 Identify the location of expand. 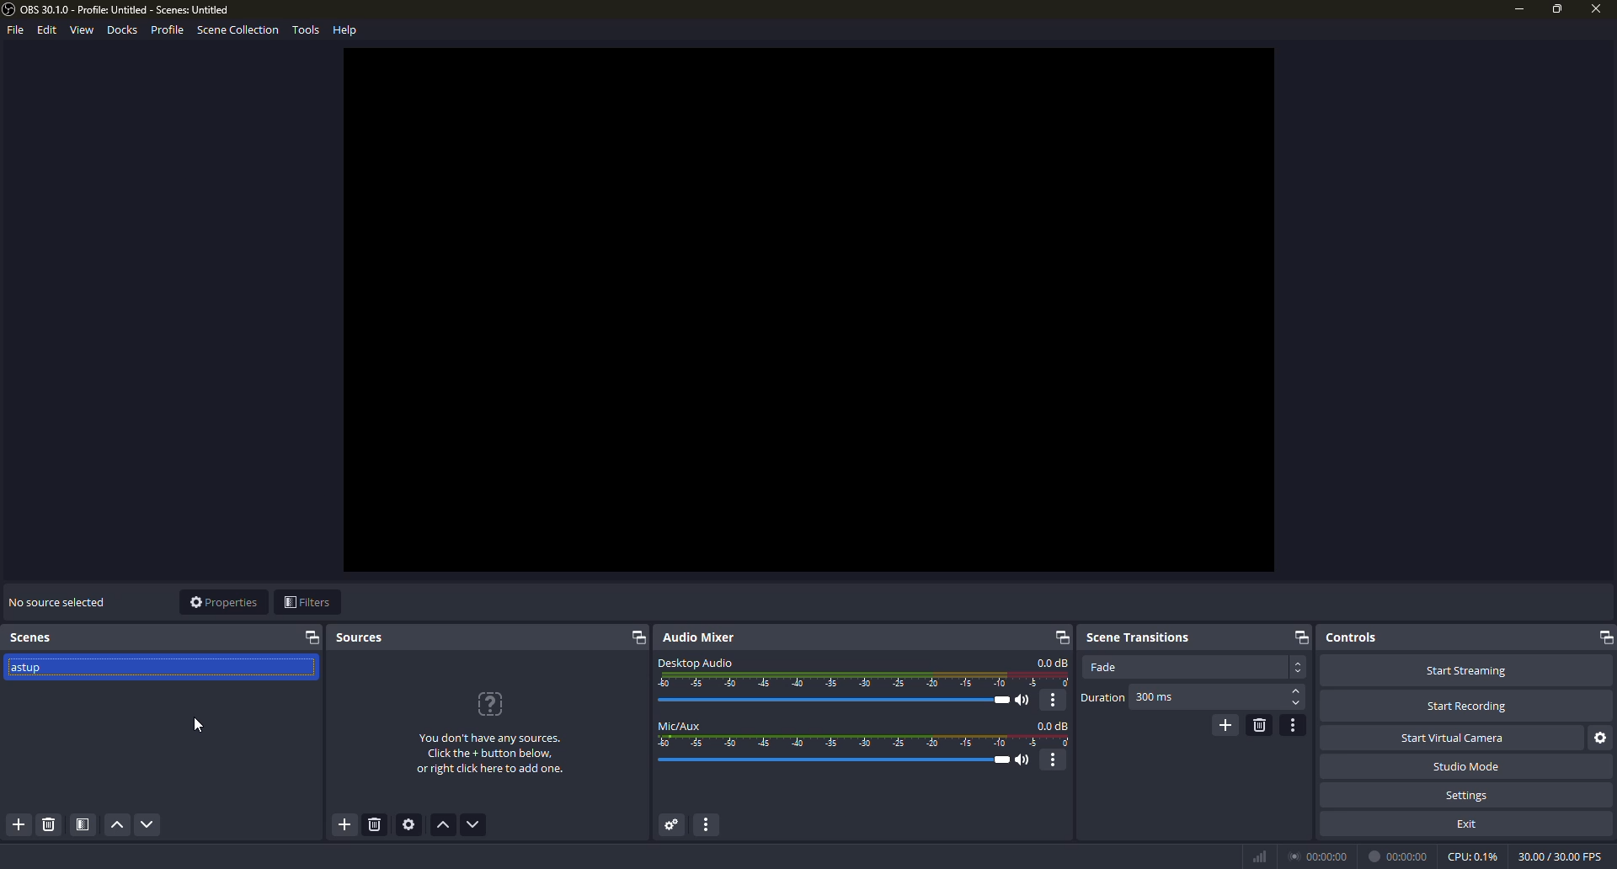
(1059, 637).